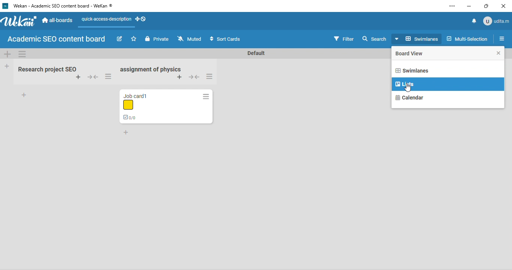  Describe the element at coordinates (256, 53) in the screenshot. I see `default` at that location.